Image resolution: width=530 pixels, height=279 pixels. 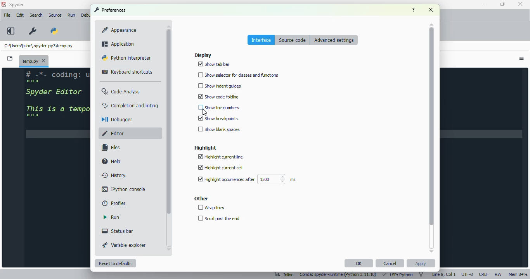 What do you see at coordinates (130, 105) in the screenshot?
I see `completion and linting` at bounding box center [130, 105].